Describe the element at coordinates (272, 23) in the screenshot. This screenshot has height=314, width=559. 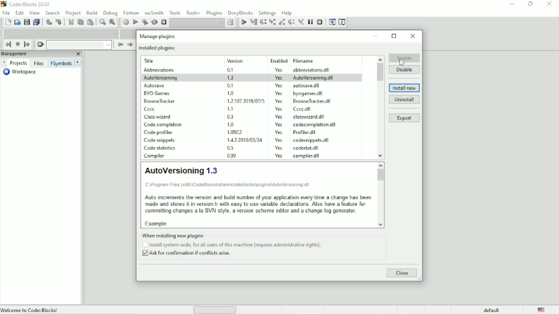
I see `Step into` at that location.